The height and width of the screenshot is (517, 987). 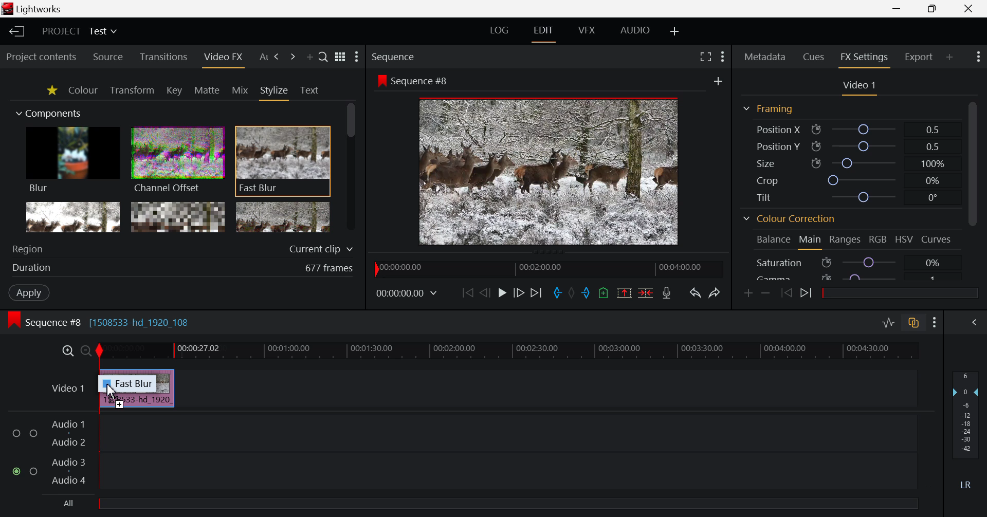 I want to click on Show Settings, so click(x=722, y=57).